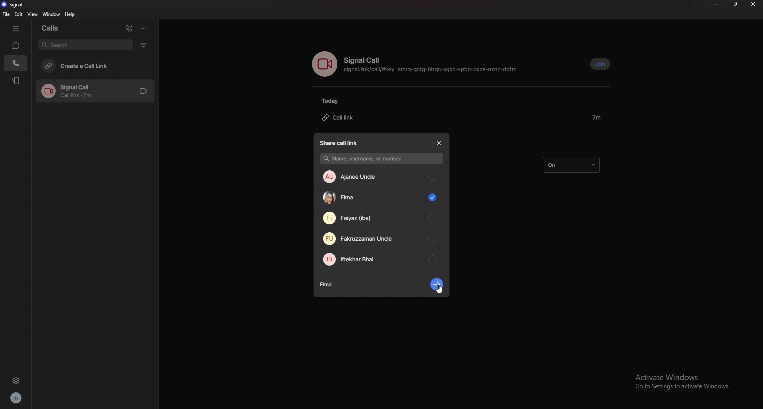 The image size is (763, 409). Describe the element at coordinates (95, 91) in the screenshot. I see `call` at that location.